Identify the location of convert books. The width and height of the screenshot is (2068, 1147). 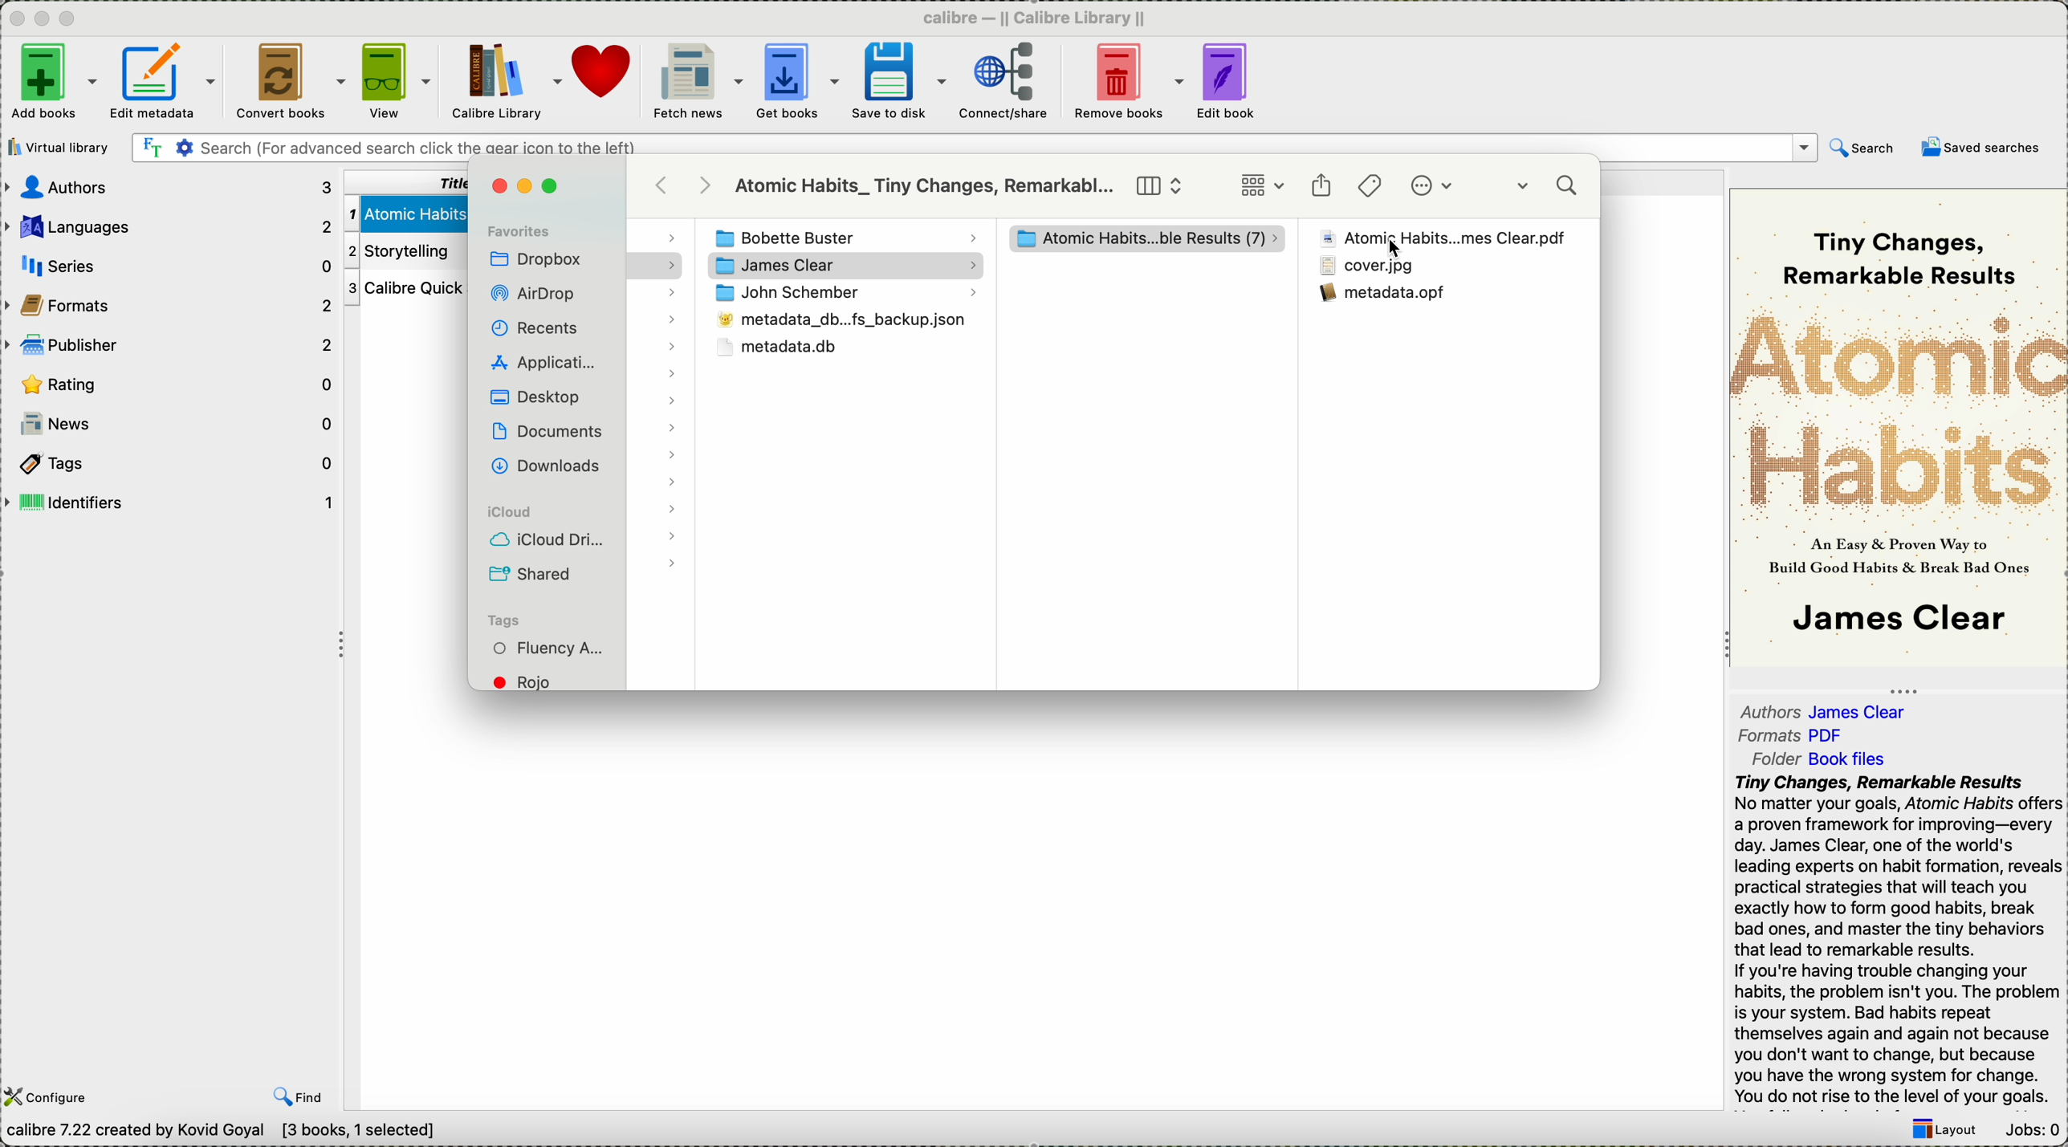
(287, 83).